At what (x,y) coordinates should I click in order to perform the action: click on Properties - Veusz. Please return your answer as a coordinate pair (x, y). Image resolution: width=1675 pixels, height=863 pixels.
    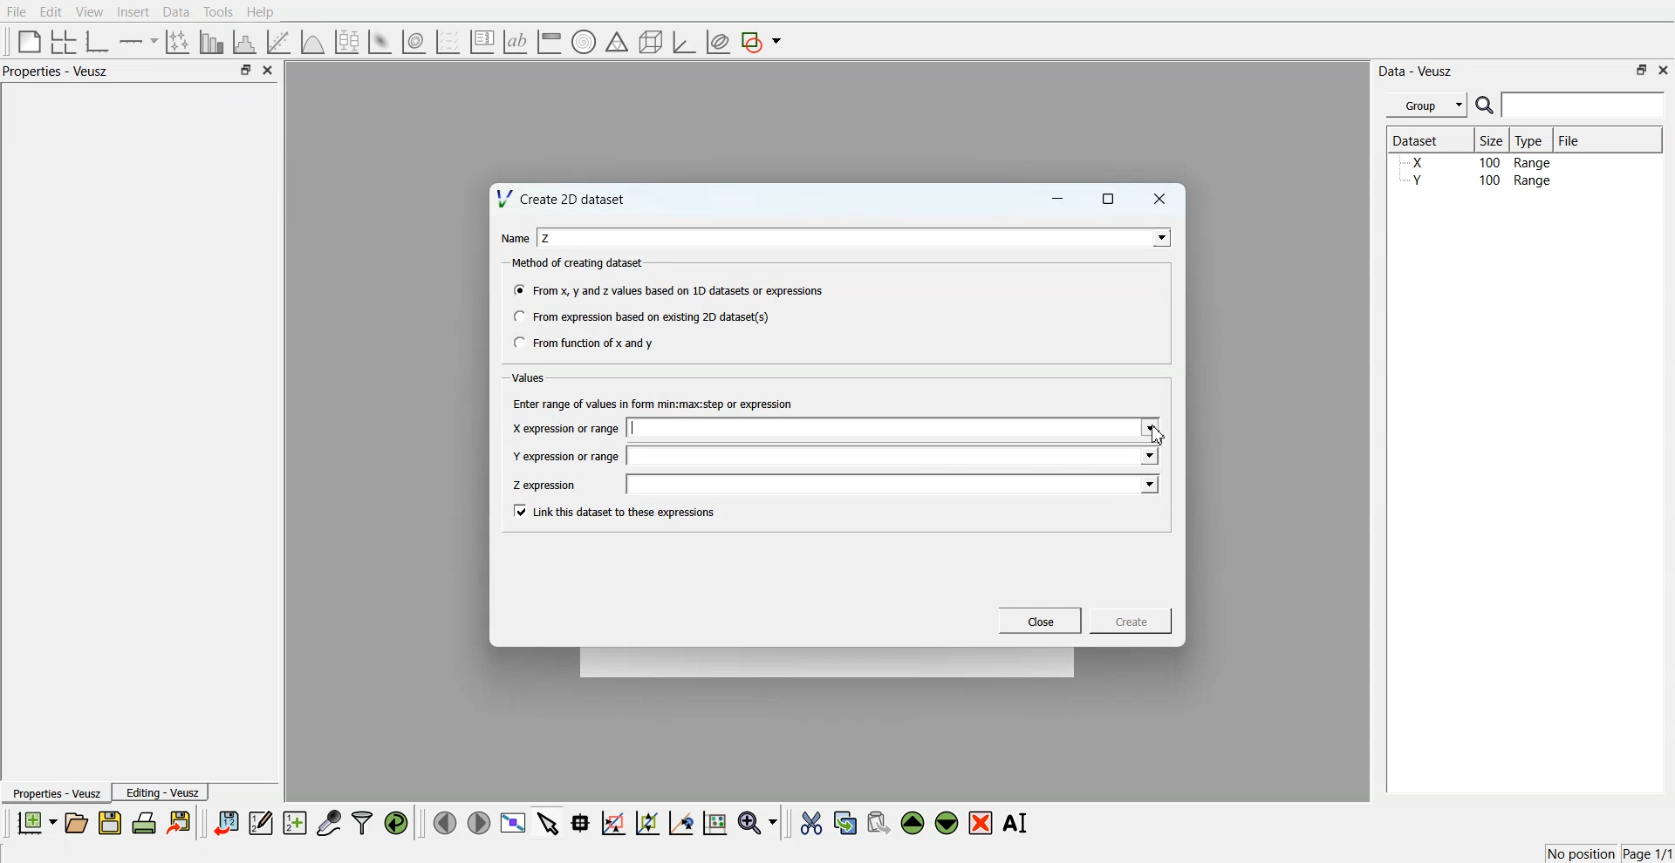
    Looking at the image, I should click on (56, 71).